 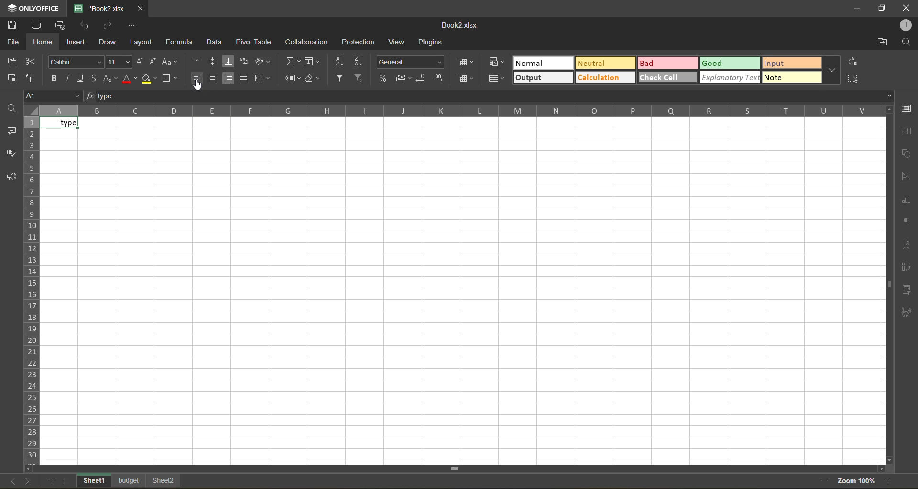 What do you see at coordinates (907, 201) in the screenshot?
I see `charts` at bounding box center [907, 201].